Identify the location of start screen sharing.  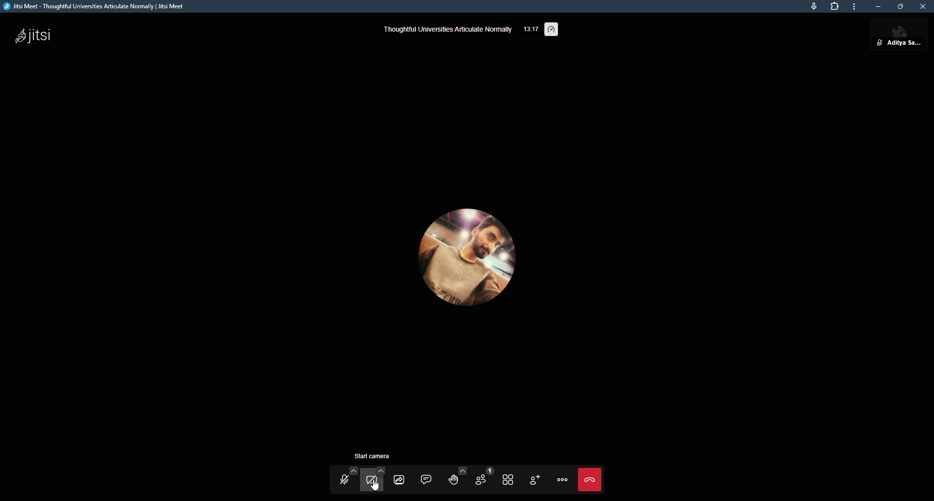
(399, 479).